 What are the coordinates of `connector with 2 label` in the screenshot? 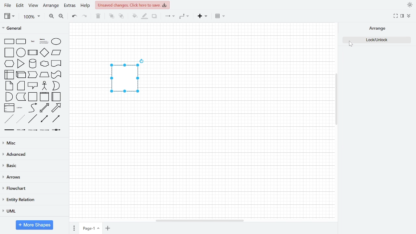 It's located at (33, 130).